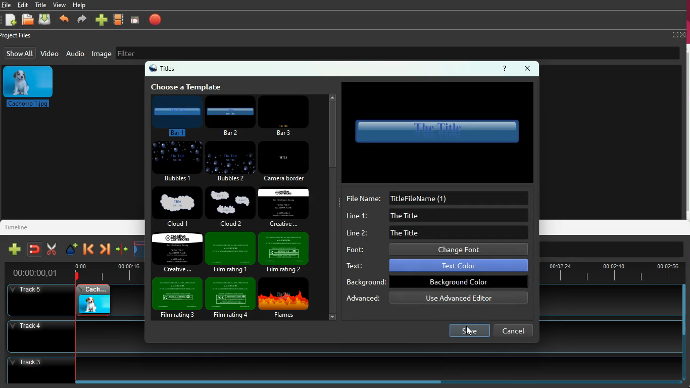 This screenshot has height=388, width=690. I want to click on , so click(42, 337).